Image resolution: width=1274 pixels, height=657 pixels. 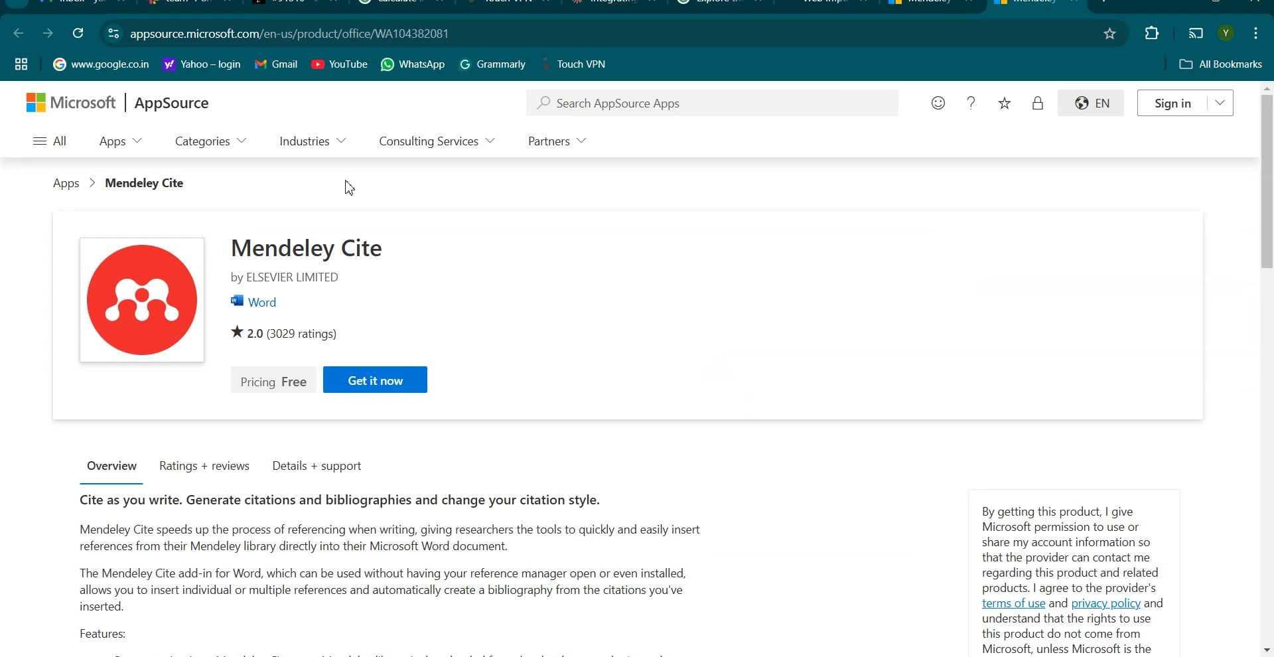 I want to click on Logo, so click(x=117, y=102).